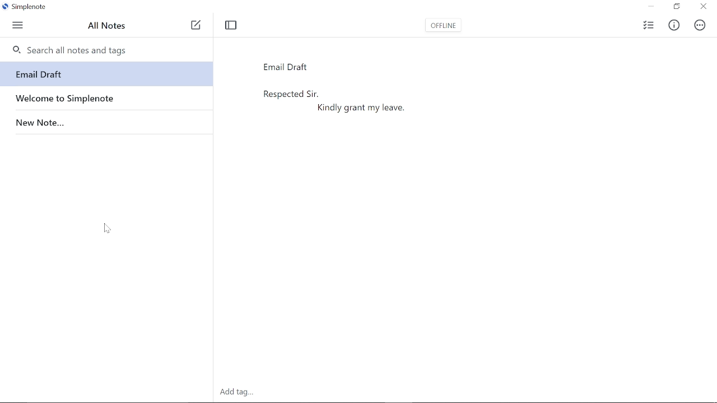 This screenshot has height=403, width=717. Describe the element at coordinates (702, 7) in the screenshot. I see `Close` at that location.